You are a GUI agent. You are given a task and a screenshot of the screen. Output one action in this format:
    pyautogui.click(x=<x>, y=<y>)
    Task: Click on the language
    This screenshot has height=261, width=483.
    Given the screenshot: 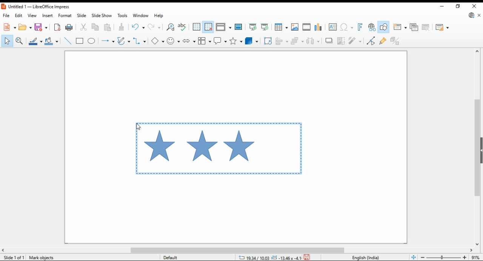 What is the action you would take?
    pyautogui.click(x=368, y=257)
    